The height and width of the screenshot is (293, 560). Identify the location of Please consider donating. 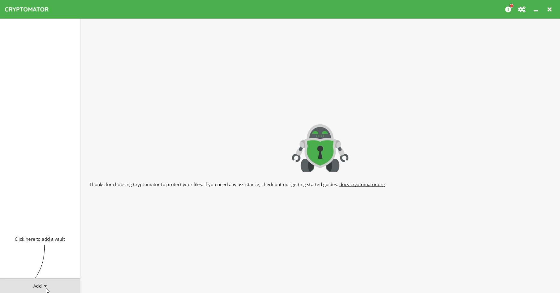
(509, 9).